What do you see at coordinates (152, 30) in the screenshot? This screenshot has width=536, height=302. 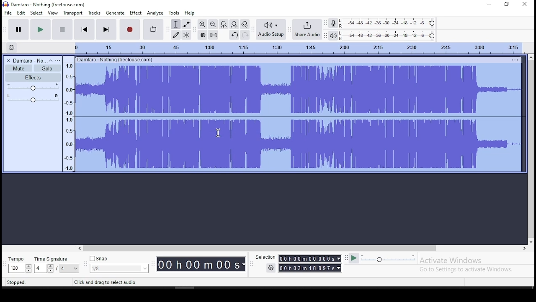 I see `enable looping` at bounding box center [152, 30].